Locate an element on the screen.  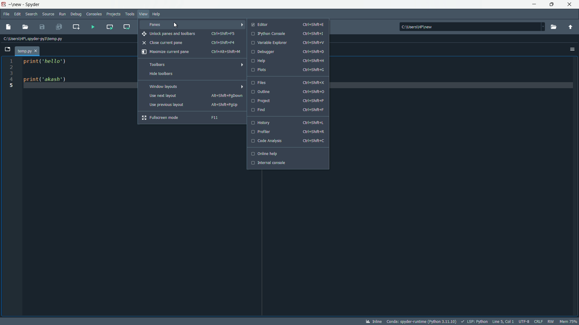
mem 73% is located at coordinates (568, 321).